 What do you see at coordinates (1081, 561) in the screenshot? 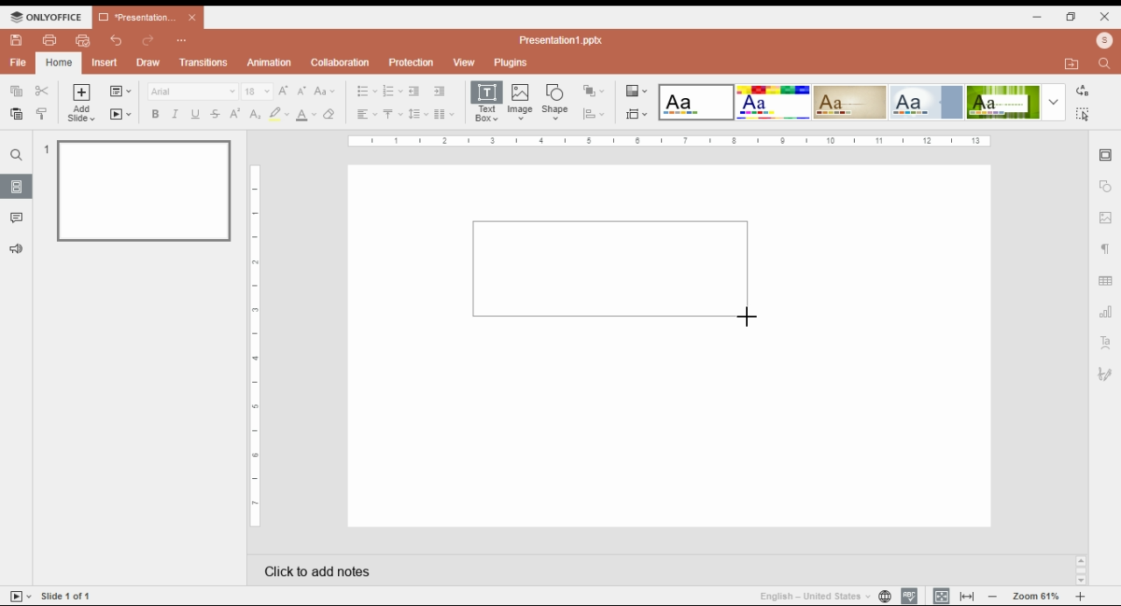
I see `scroll up` at bounding box center [1081, 561].